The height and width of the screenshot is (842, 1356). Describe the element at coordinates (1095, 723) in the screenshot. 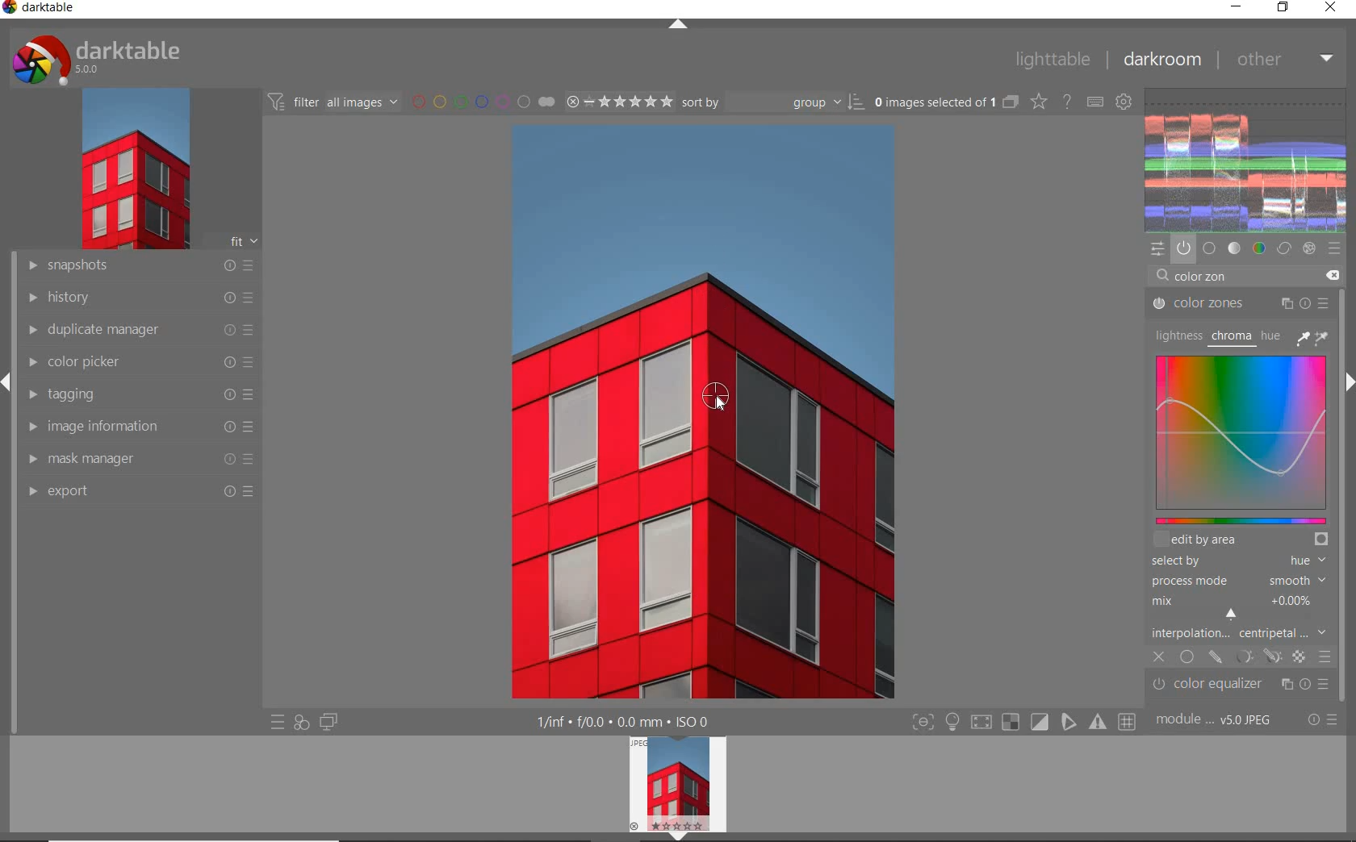

I see `focus mask` at that location.